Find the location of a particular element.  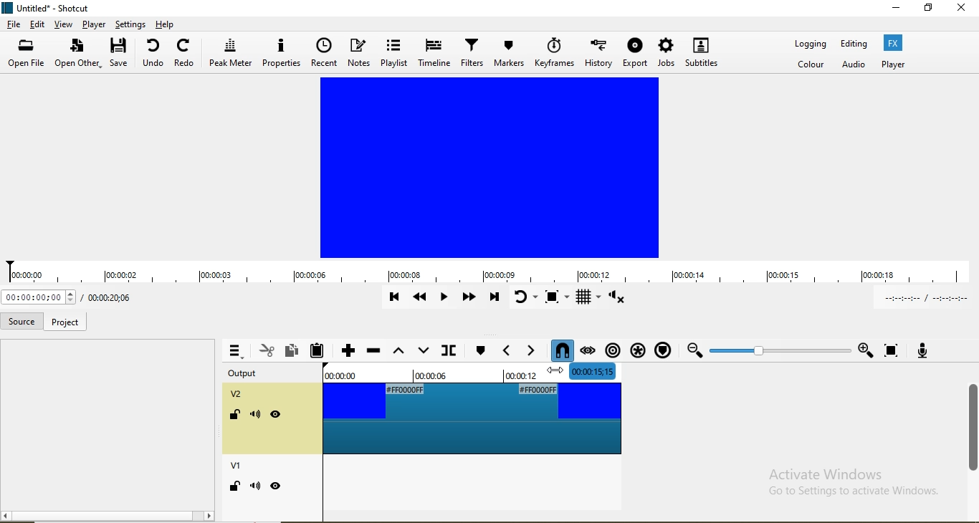

export is located at coordinates (636, 52).